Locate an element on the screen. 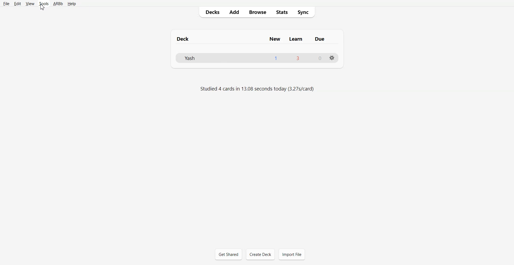 The width and height of the screenshot is (514, 265). Help is located at coordinates (71, 4).